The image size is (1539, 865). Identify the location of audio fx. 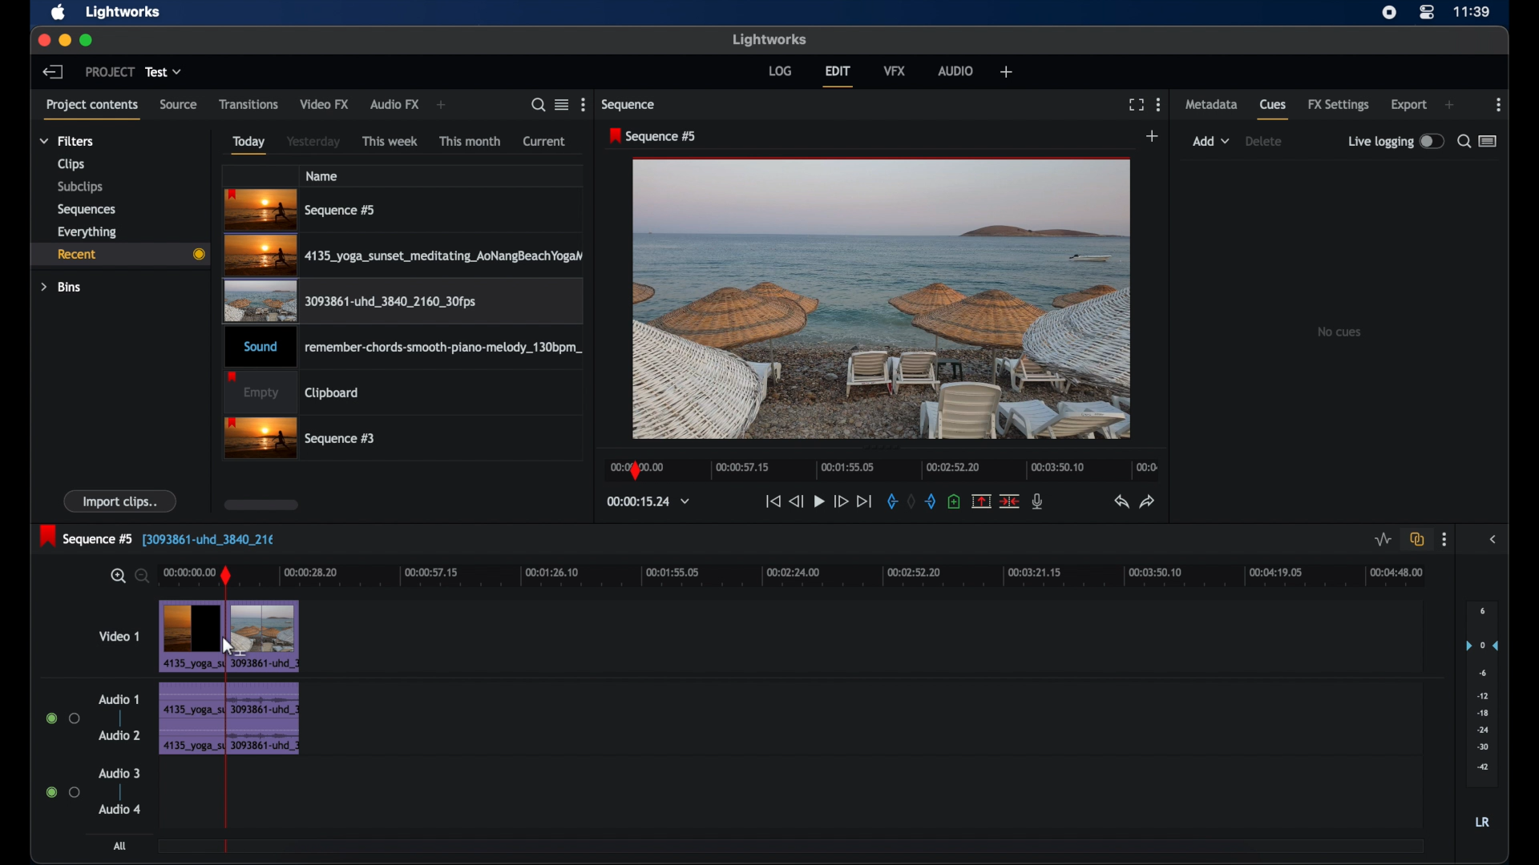
(394, 105).